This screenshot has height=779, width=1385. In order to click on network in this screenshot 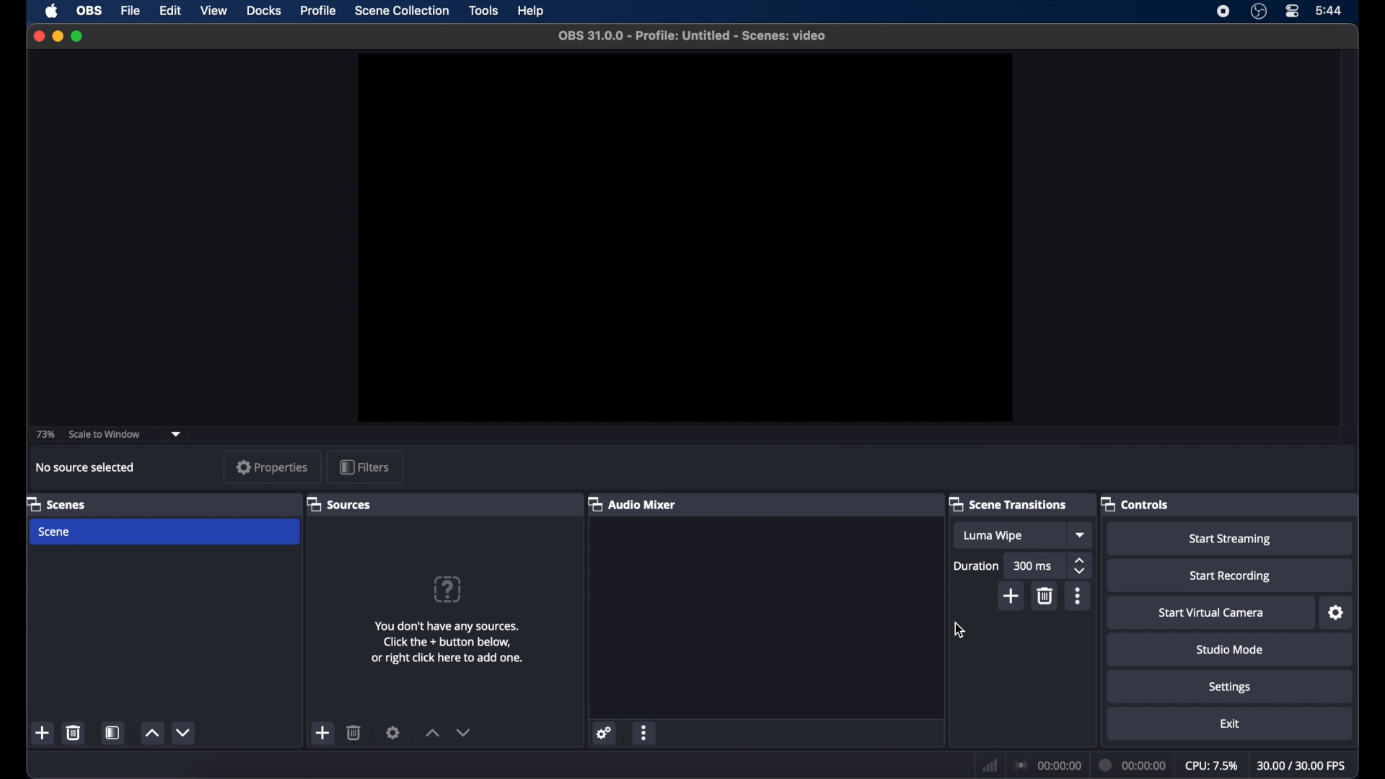, I will do `click(990, 765)`.